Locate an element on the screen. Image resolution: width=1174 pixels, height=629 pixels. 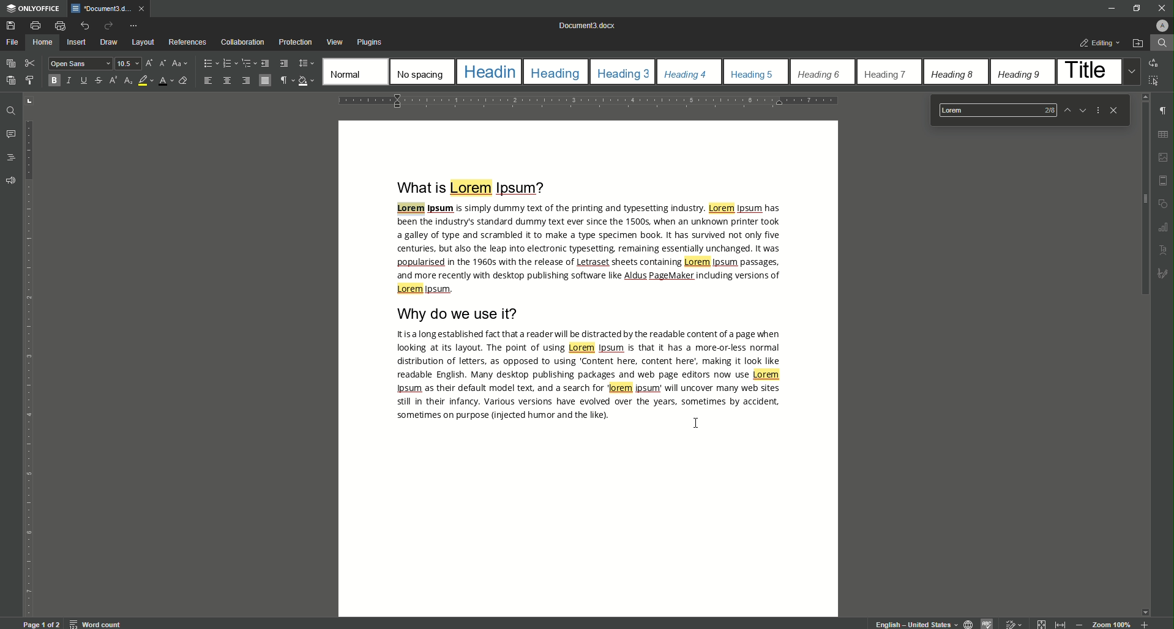
Customize is located at coordinates (137, 26).